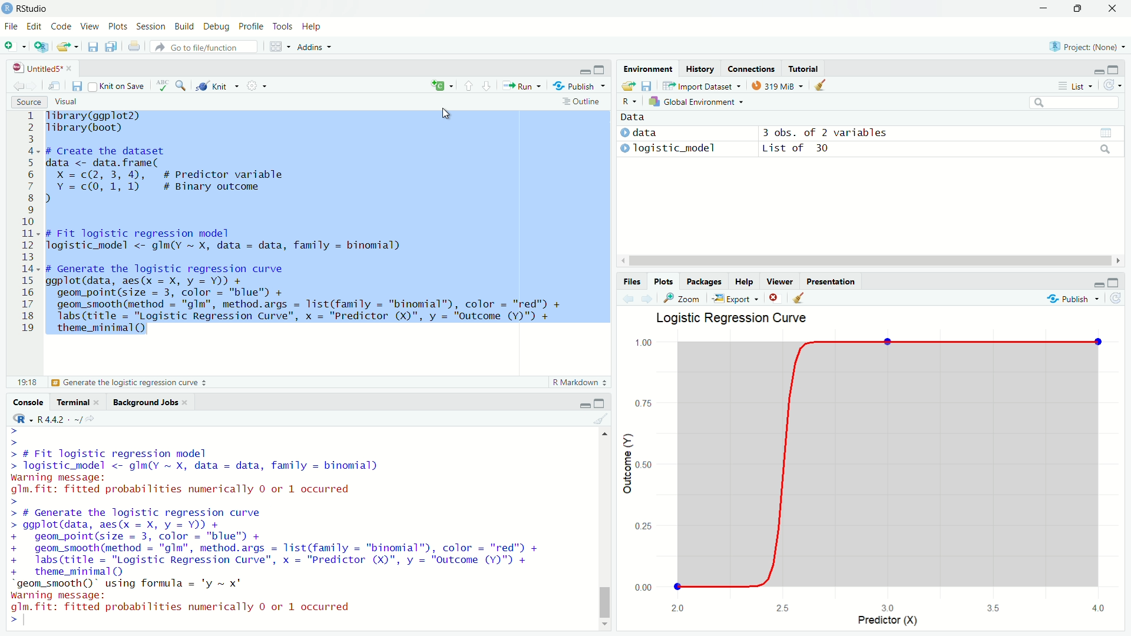  Describe the element at coordinates (29, 102) in the screenshot. I see `Source` at that location.